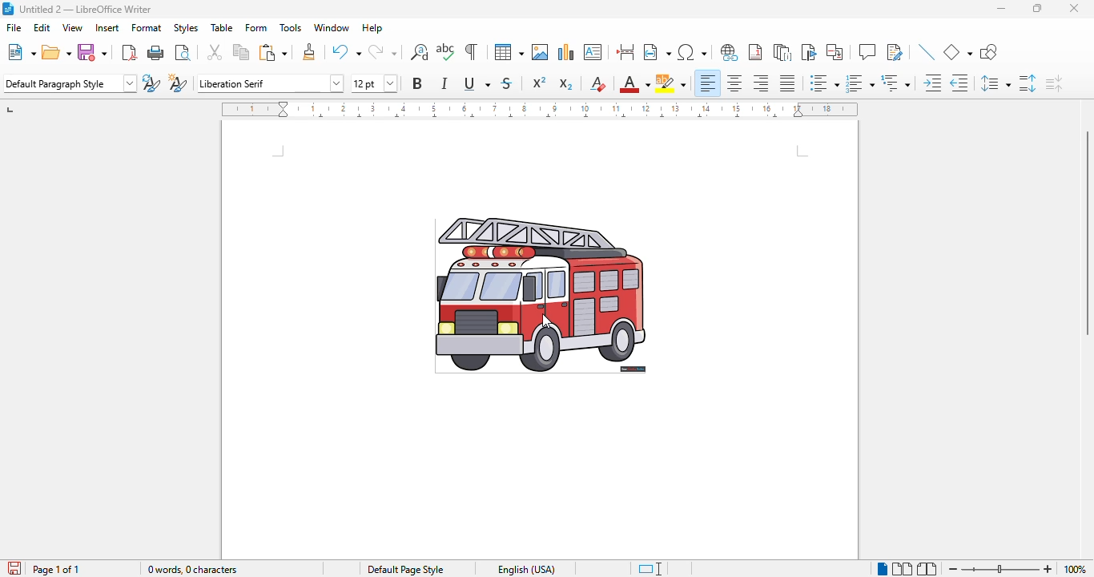  I want to click on align right, so click(761, 83).